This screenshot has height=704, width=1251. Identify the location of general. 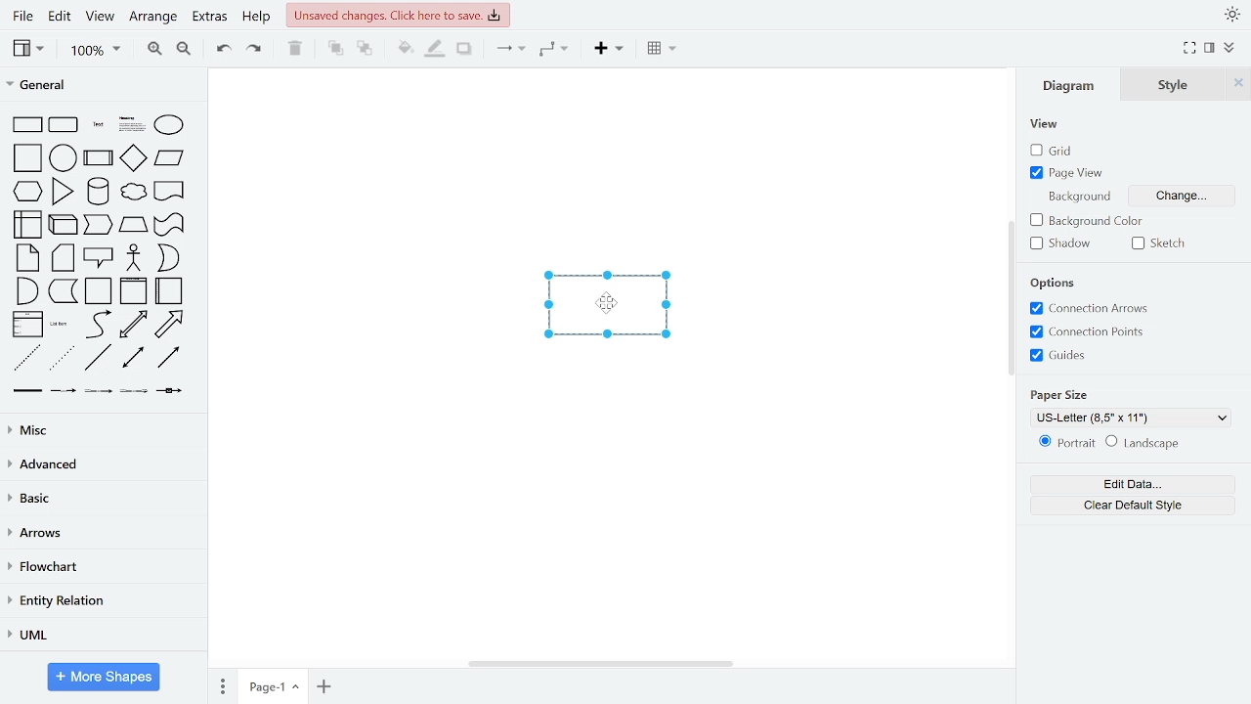
(101, 87).